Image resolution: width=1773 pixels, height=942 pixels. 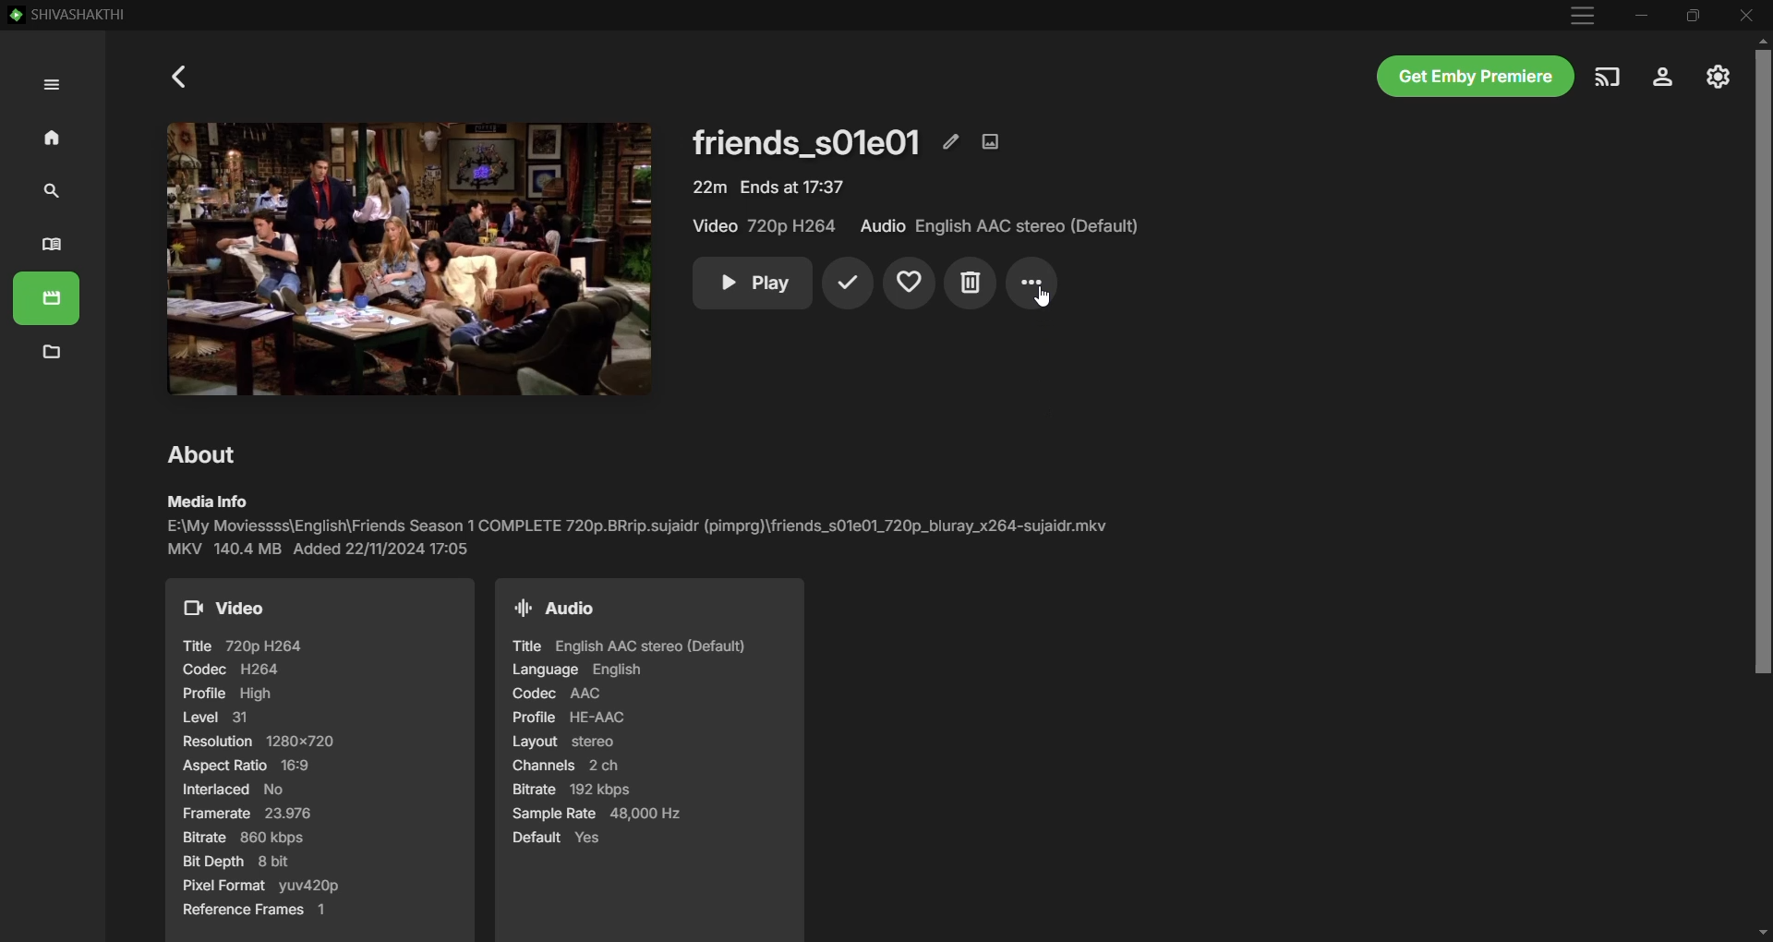 What do you see at coordinates (68, 16) in the screenshot?
I see `SHIVASHAKTHI - Emby App Server Name` at bounding box center [68, 16].